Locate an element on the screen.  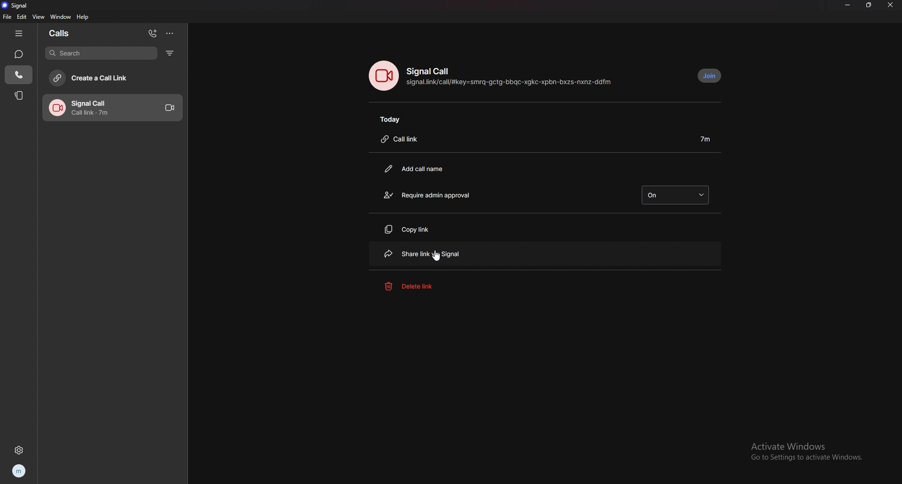
window is located at coordinates (61, 17).